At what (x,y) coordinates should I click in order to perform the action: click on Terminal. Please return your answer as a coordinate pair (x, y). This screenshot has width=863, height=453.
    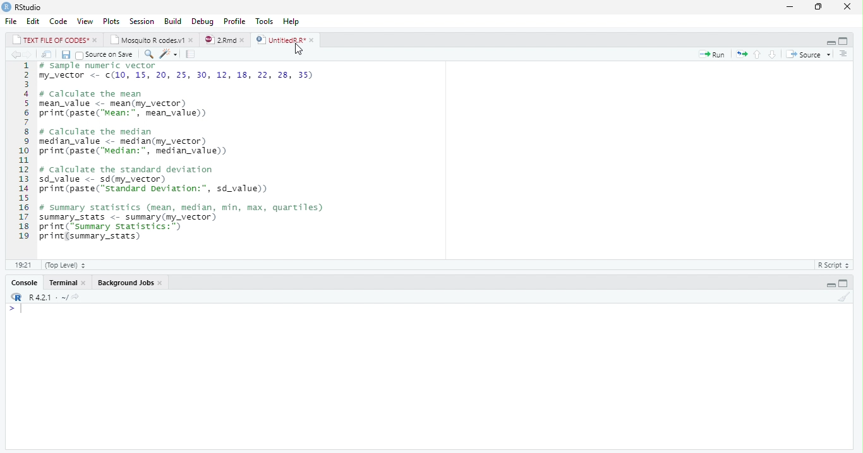
    Looking at the image, I should click on (64, 283).